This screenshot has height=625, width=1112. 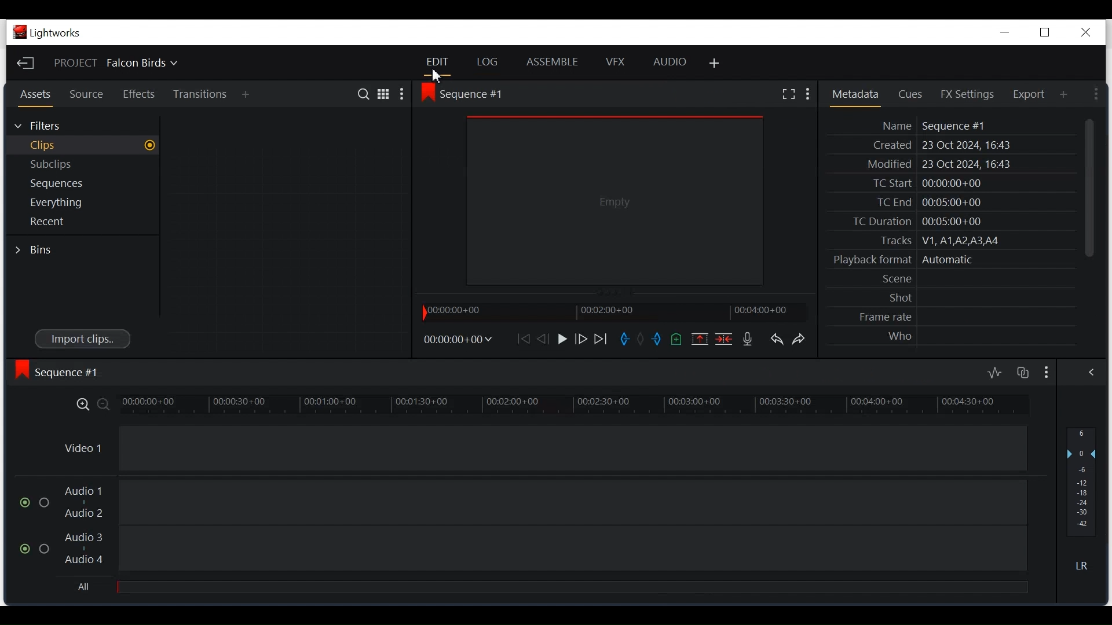 I want to click on Toggle audio levels editing , so click(x=993, y=373).